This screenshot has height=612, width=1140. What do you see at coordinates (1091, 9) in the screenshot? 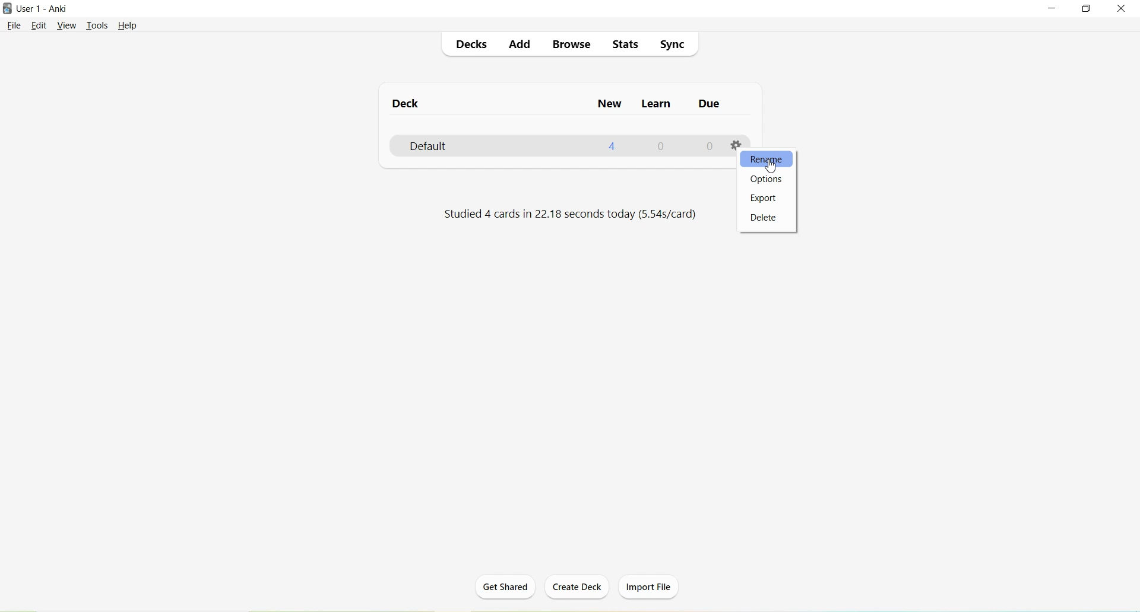
I see `Maximize` at bounding box center [1091, 9].